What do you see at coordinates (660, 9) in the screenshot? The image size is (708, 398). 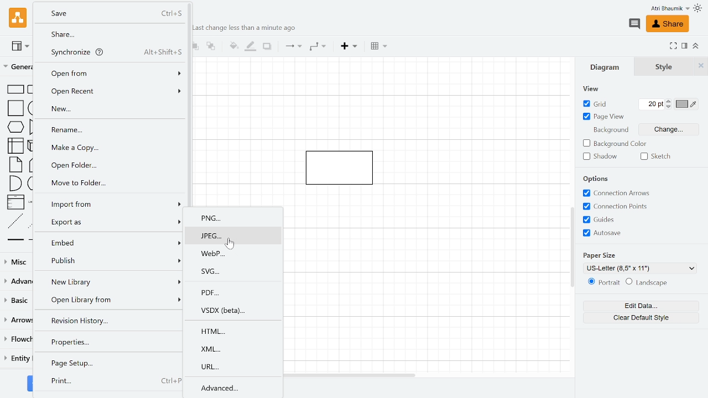 I see `Profile` at bounding box center [660, 9].